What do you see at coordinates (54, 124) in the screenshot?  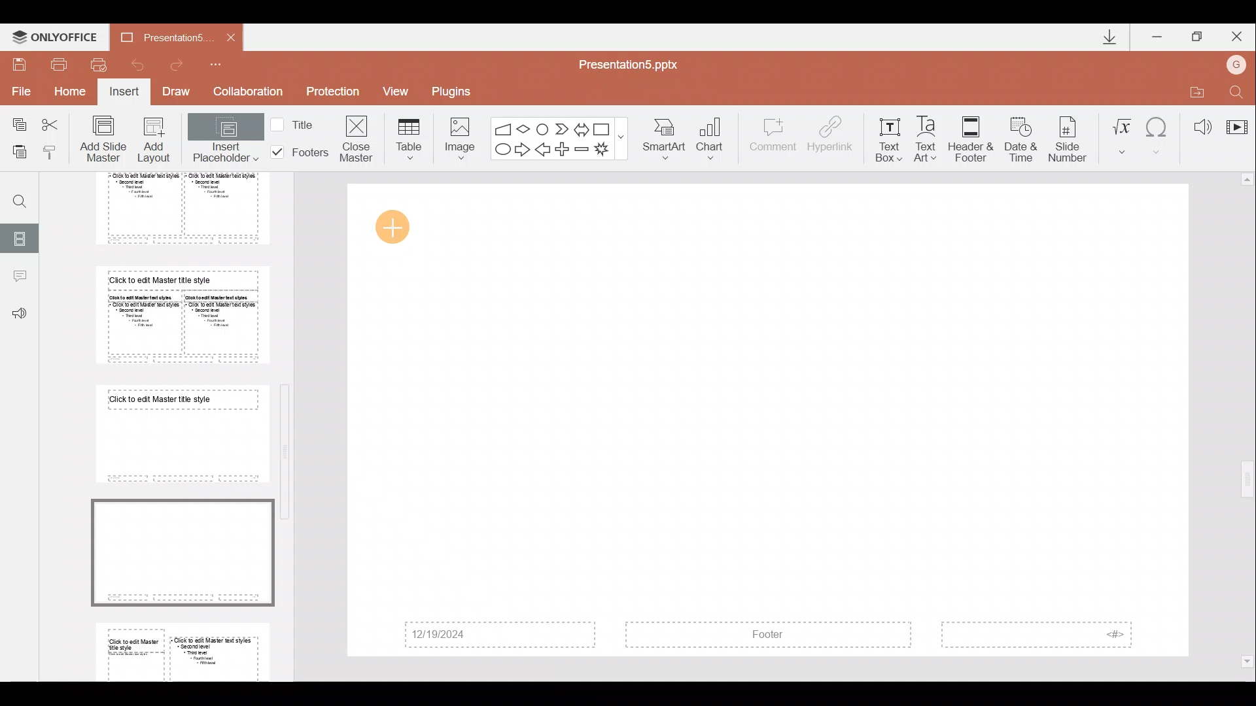 I see `Cut` at bounding box center [54, 124].